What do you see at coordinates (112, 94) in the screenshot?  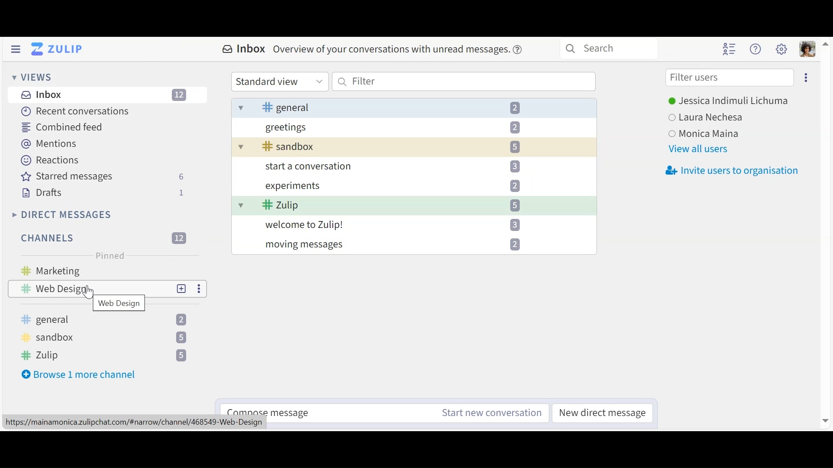 I see `Inbox` at bounding box center [112, 94].